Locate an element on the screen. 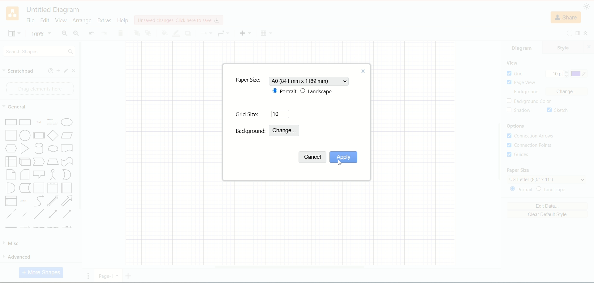 The height and width of the screenshot is (283, 594). Stick Figure is located at coordinates (53, 175).